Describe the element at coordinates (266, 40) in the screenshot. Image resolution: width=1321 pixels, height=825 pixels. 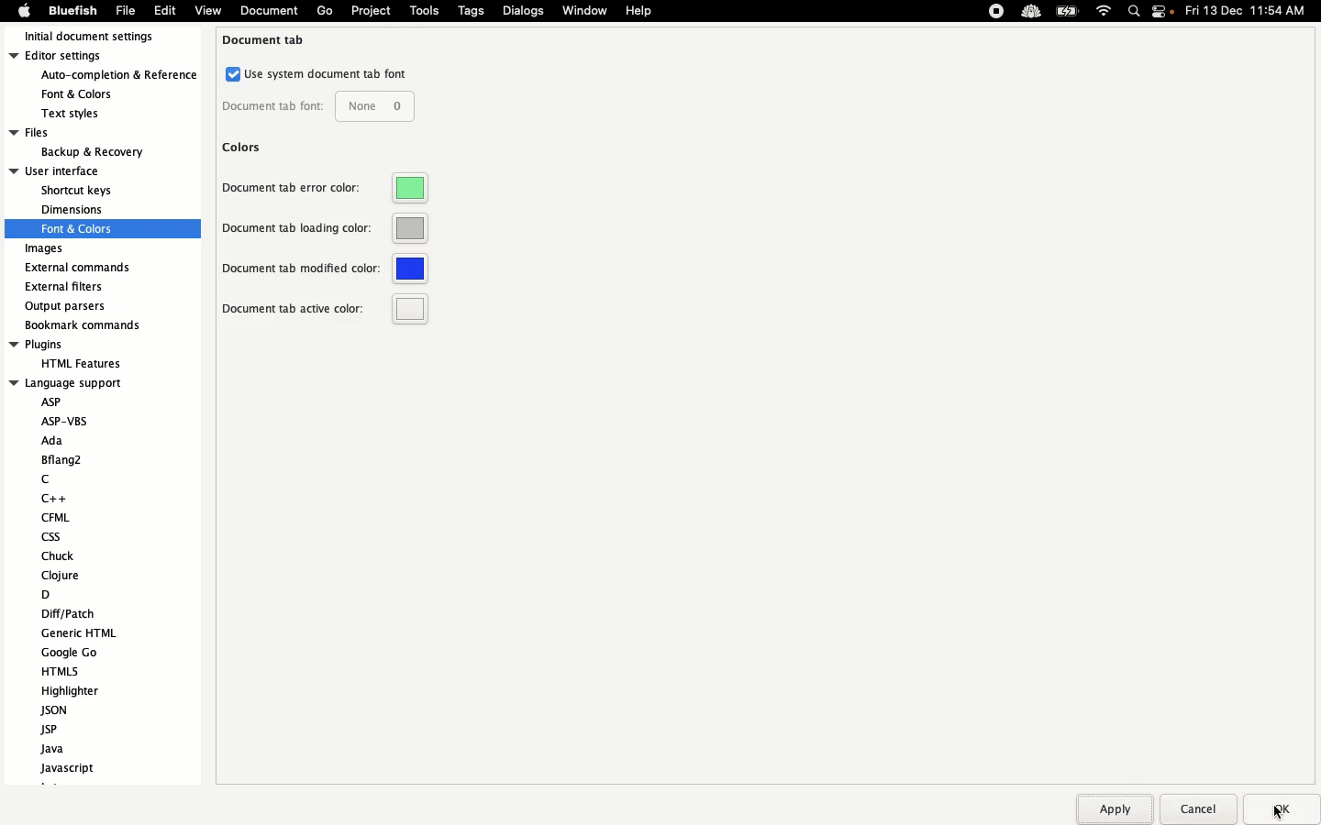
I see `Document tab` at that location.